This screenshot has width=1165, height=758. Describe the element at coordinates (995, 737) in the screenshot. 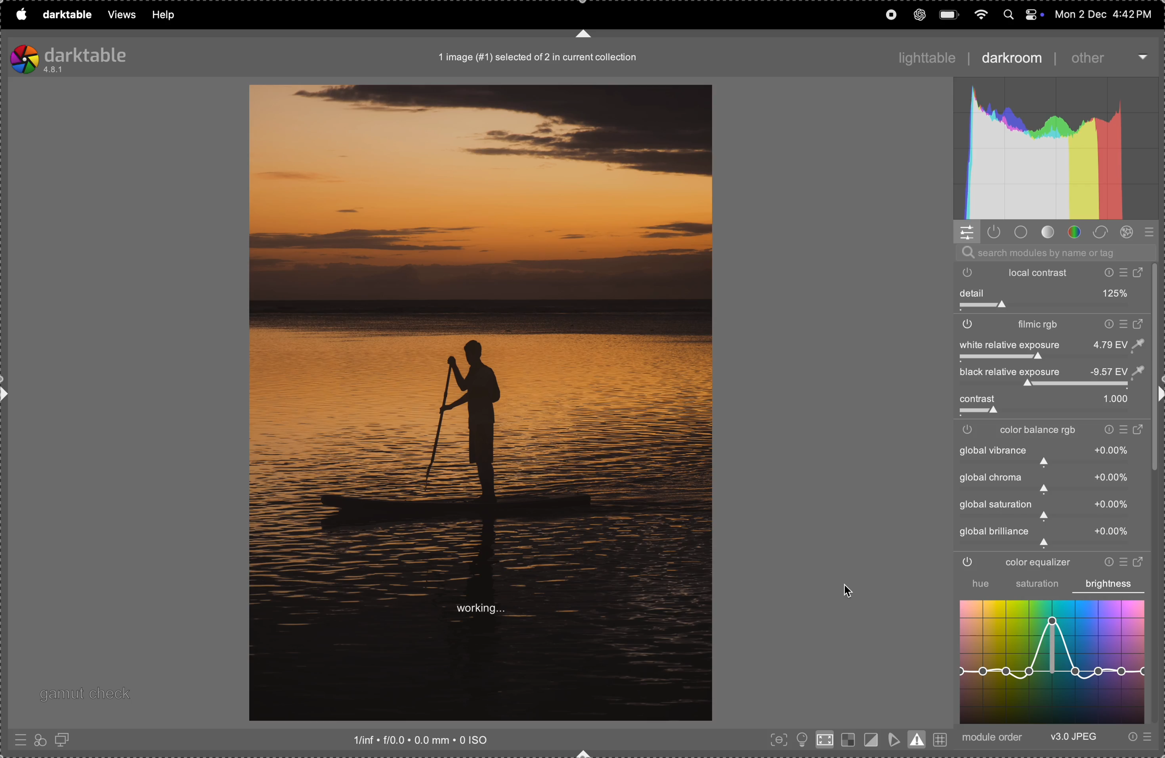

I see `module order` at that location.